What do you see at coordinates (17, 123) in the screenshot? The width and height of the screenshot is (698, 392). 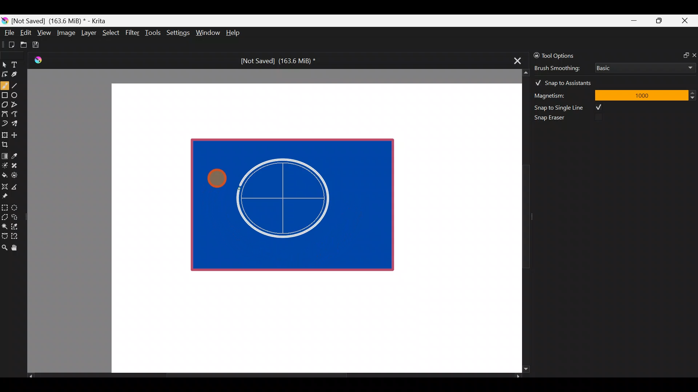 I see `Multibrush tool` at bounding box center [17, 123].